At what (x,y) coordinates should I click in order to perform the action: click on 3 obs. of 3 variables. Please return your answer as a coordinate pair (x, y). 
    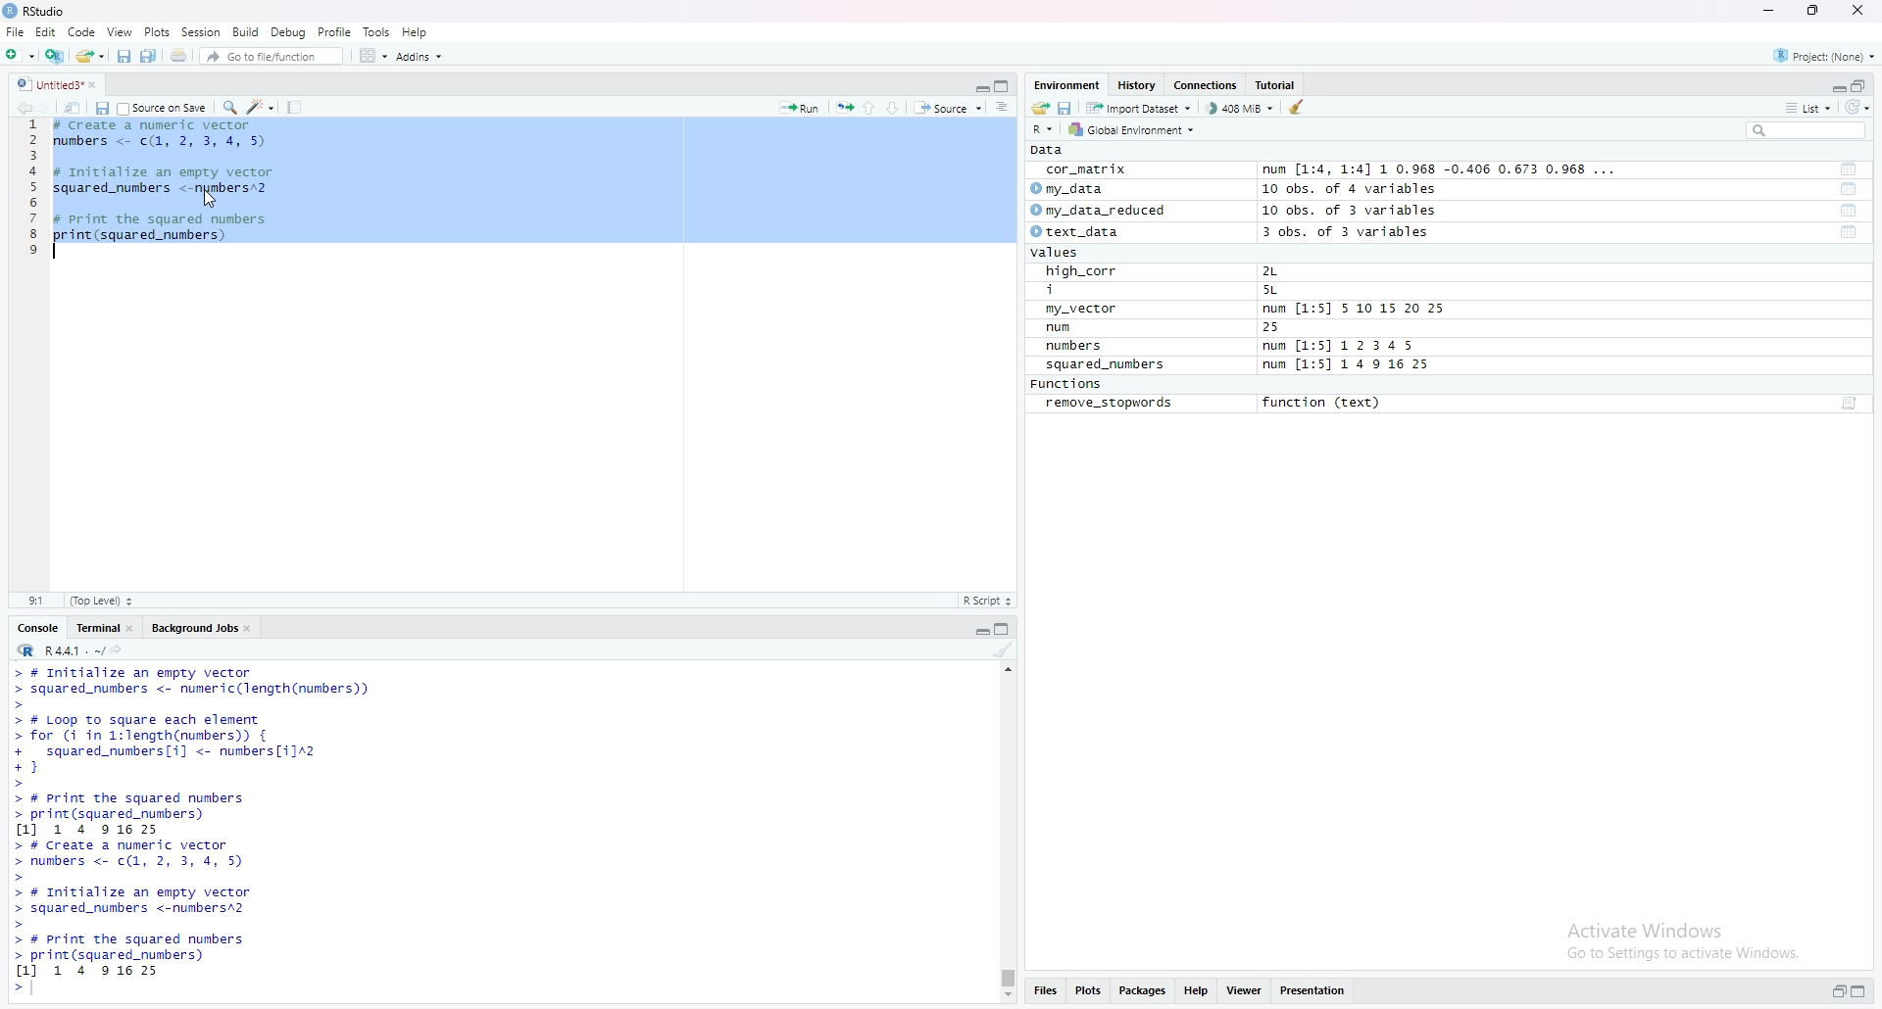
    Looking at the image, I should click on (1358, 233).